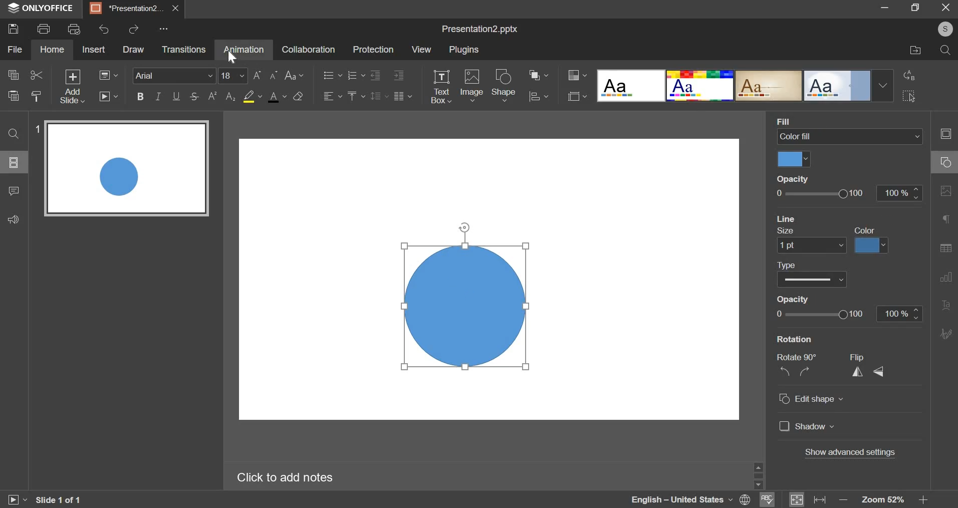  I want to click on edit shape, so click(810, 399).